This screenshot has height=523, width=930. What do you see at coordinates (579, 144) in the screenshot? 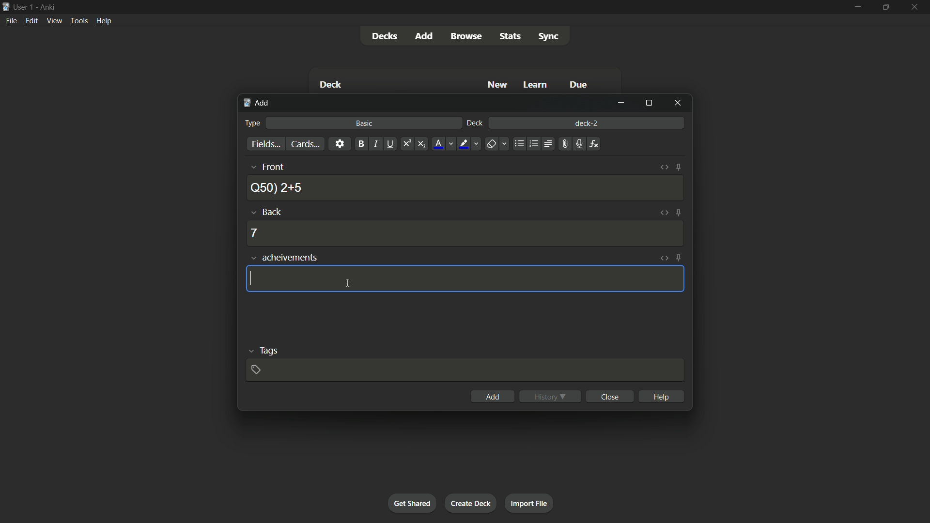
I see `record audio` at bounding box center [579, 144].